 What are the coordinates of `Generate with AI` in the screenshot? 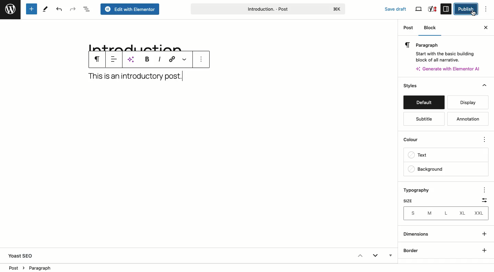 It's located at (451, 68).